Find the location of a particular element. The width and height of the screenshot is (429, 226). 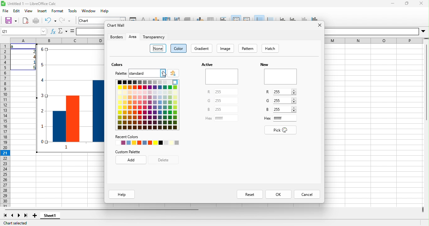

Preview of active is located at coordinates (222, 77).